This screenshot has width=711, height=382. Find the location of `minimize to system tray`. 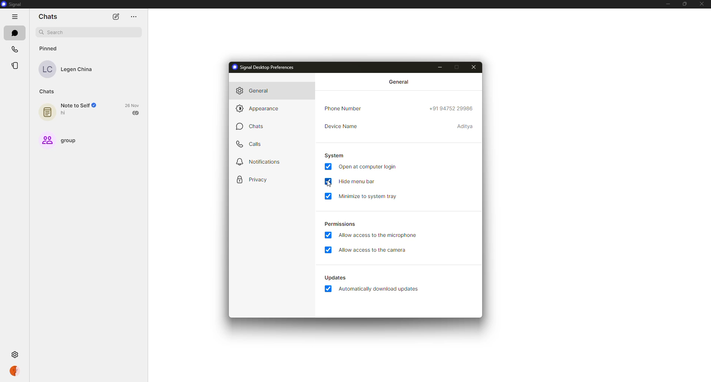

minimize to system tray is located at coordinates (370, 197).